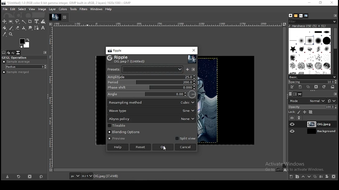 This screenshot has width=339, height=190. Describe the element at coordinates (24, 22) in the screenshot. I see `` at that location.